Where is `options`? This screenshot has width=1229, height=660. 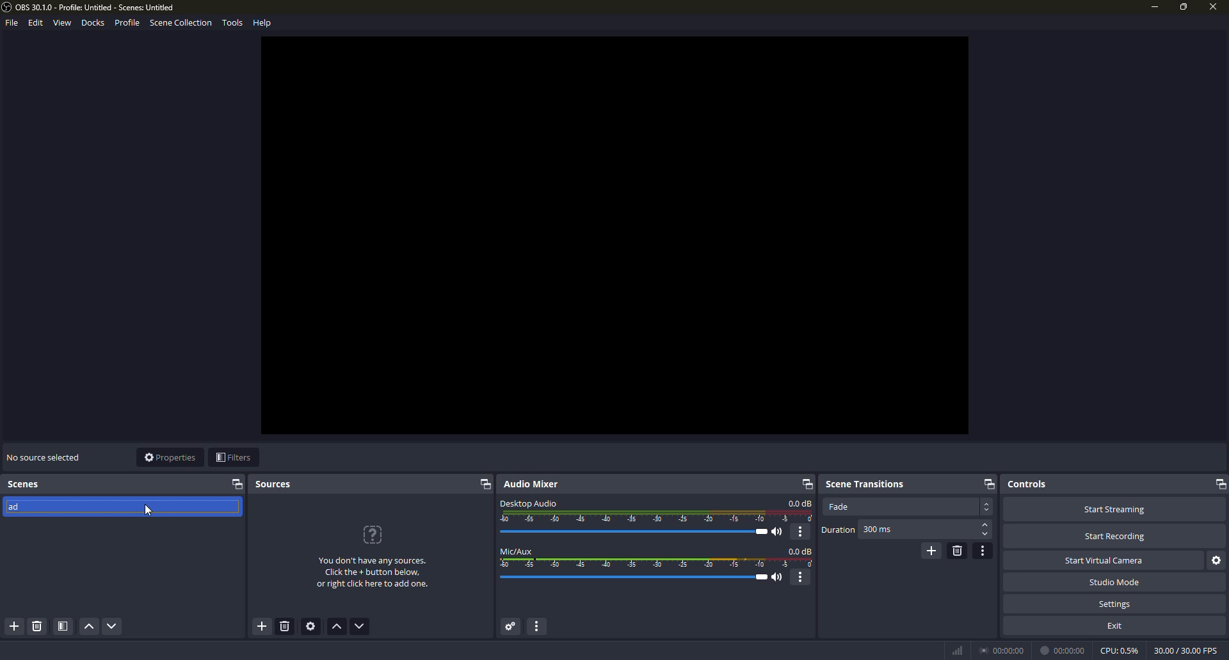
options is located at coordinates (802, 577).